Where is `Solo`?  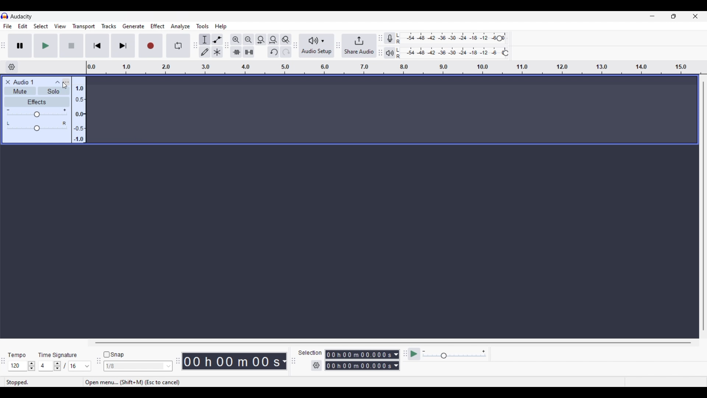
Solo is located at coordinates (53, 92).